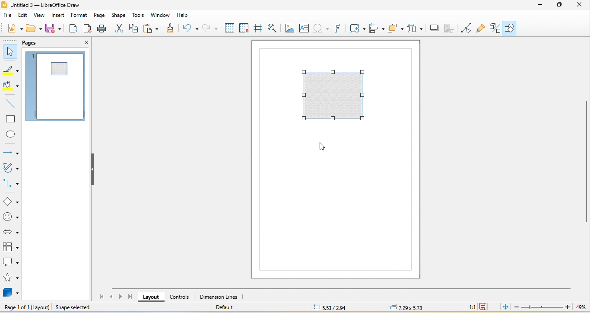 The image size is (590, 313). I want to click on redo, so click(210, 29).